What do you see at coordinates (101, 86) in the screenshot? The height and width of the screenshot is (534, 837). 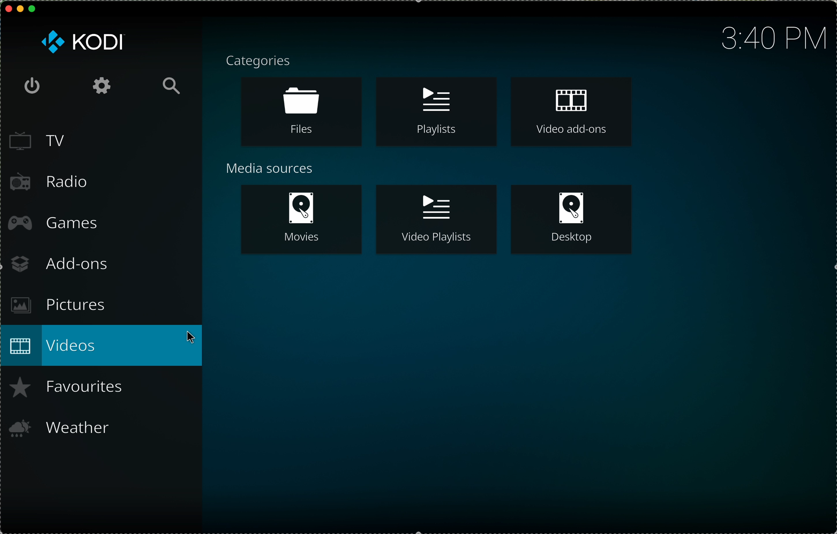 I see `settings` at bounding box center [101, 86].